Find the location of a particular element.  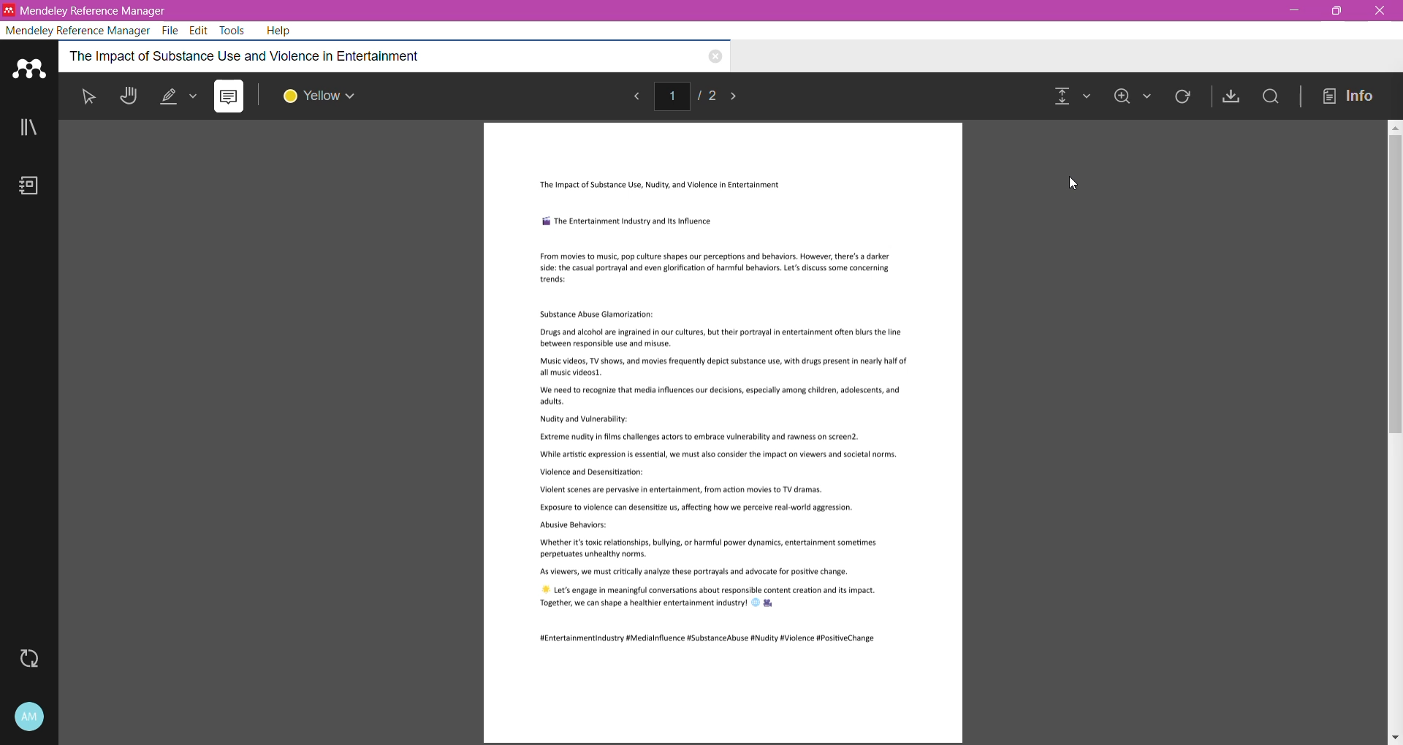

Add Comment is located at coordinates (229, 96).